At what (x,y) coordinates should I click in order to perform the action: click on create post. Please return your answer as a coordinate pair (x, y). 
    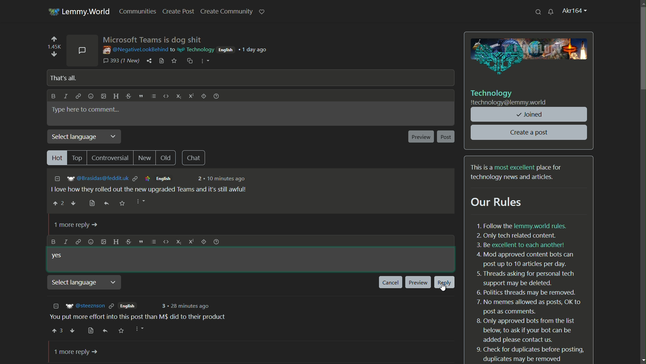
    Looking at the image, I should click on (179, 11).